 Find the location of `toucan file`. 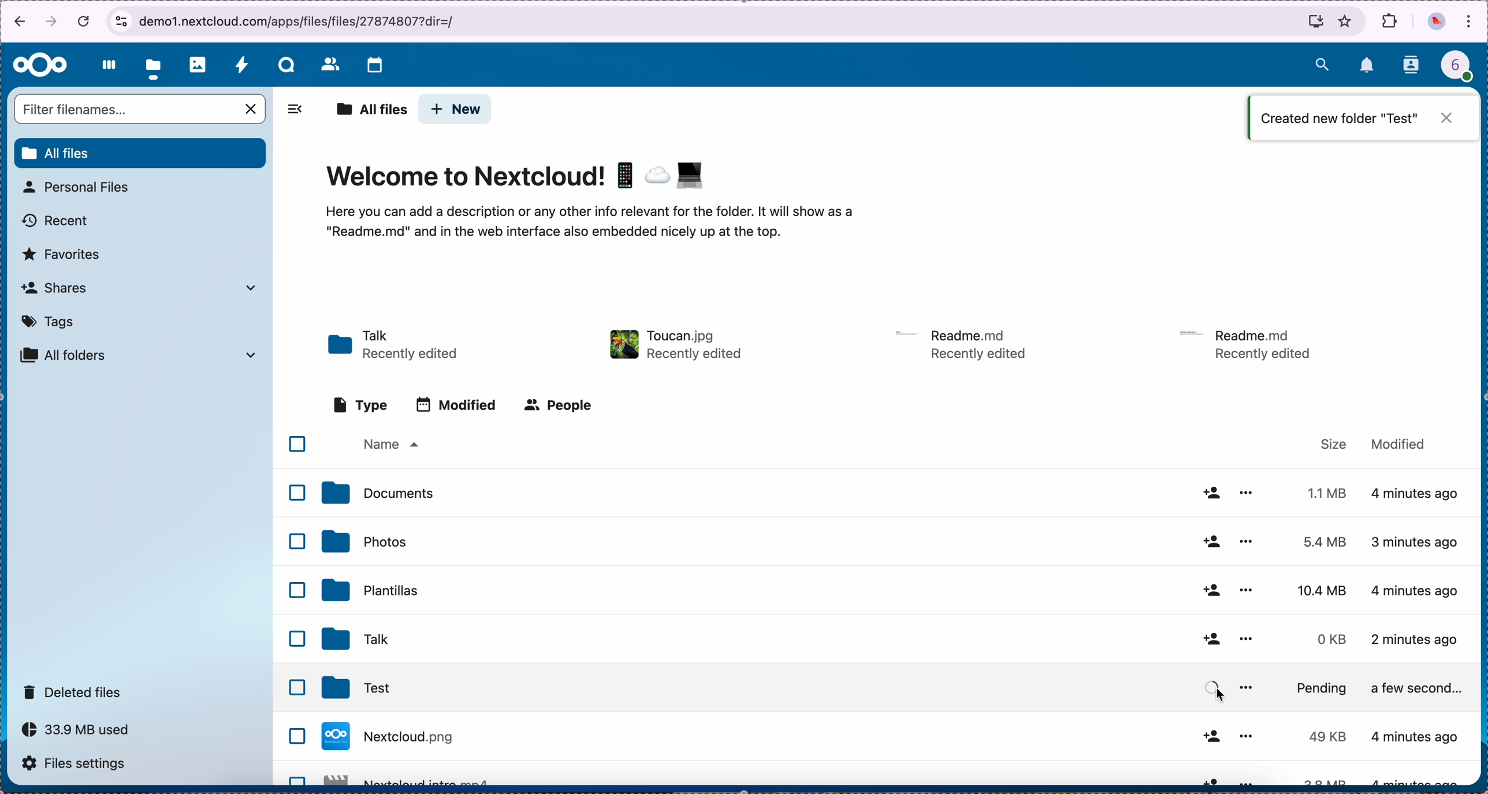

toucan file is located at coordinates (672, 344).